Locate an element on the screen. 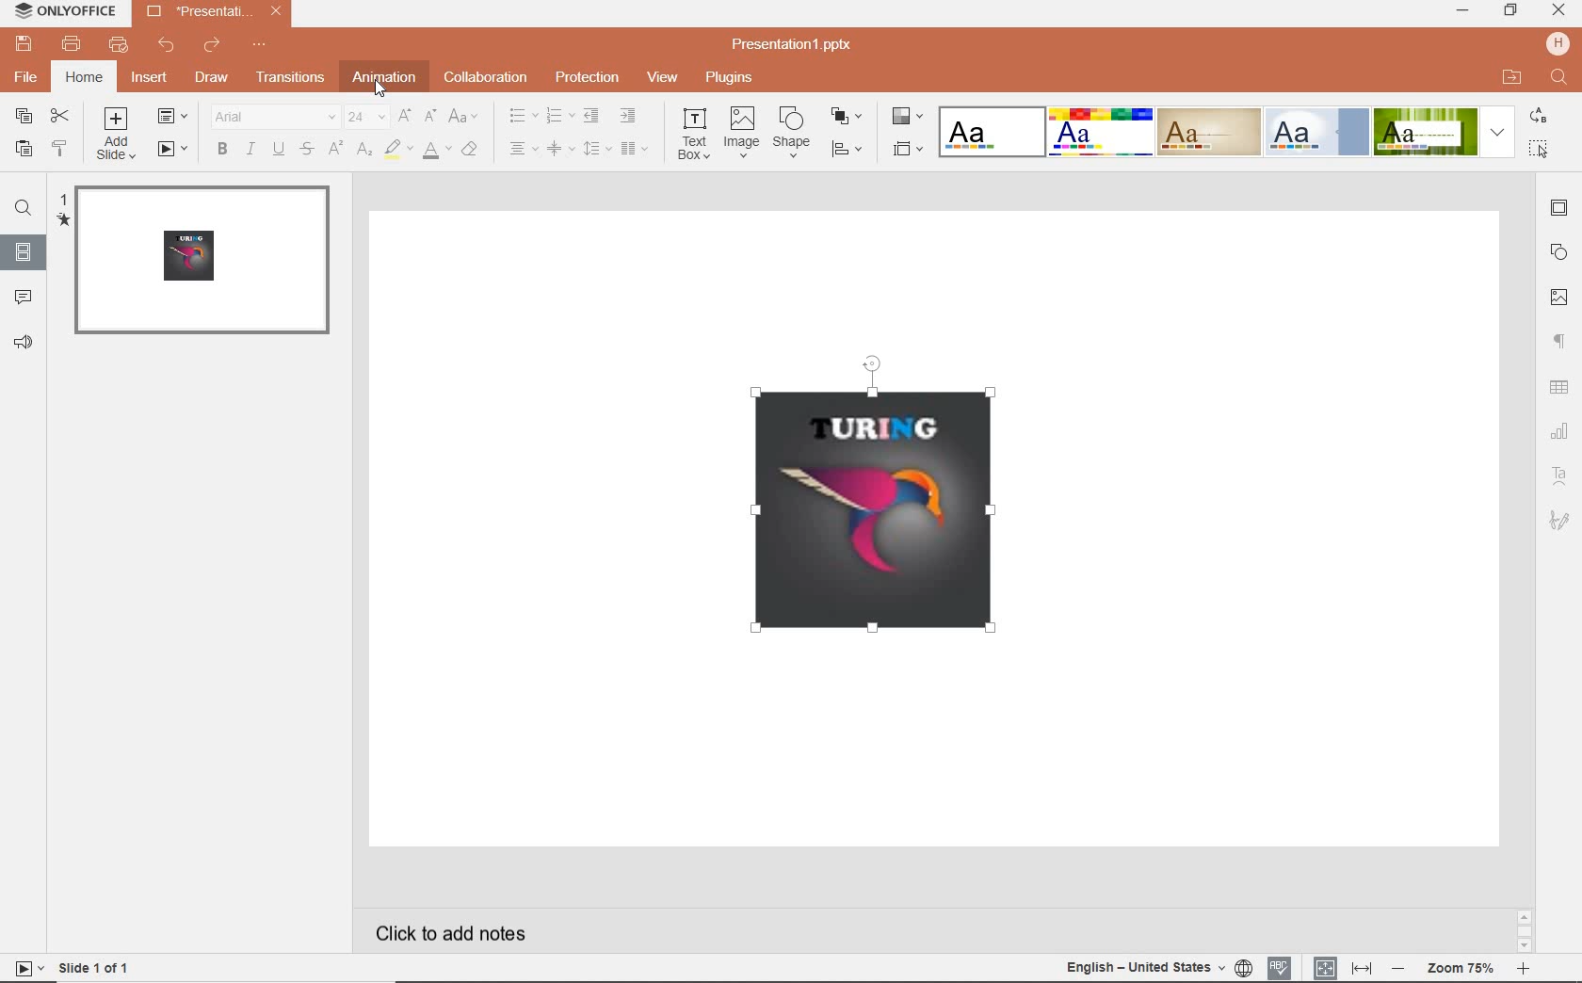 The image size is (1582, 983). text art is located at coordinates (1561, 476).